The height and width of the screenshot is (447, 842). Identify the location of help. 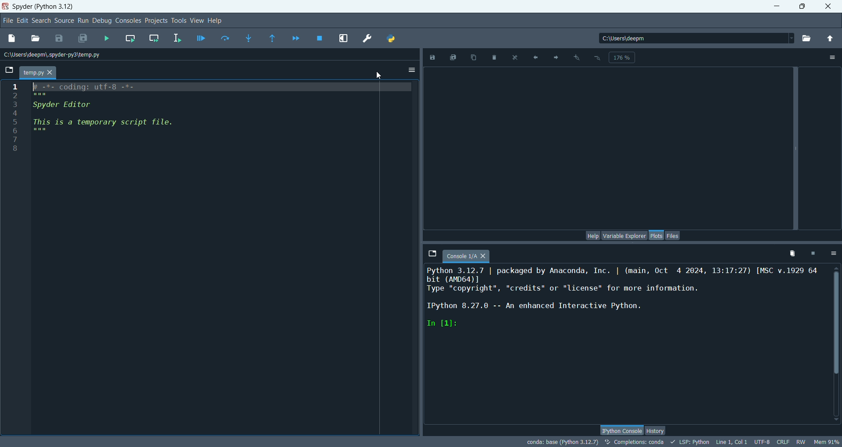
(216, 21).